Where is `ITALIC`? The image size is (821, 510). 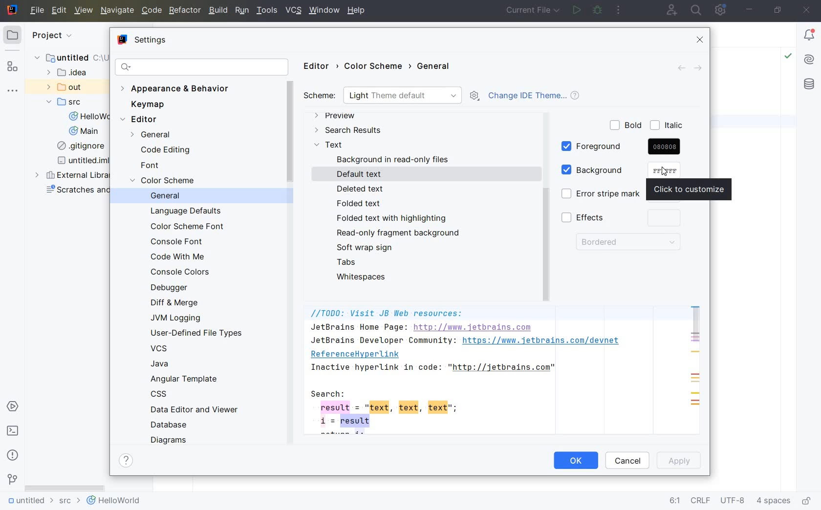 ITALIC is located at coordinates (668, 126).